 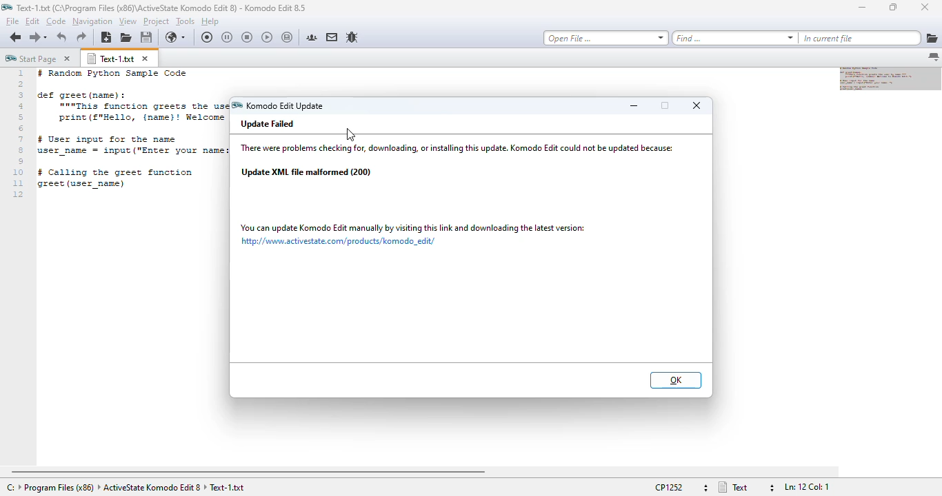 I want to click on file encoding, so click(x=681, y=487).